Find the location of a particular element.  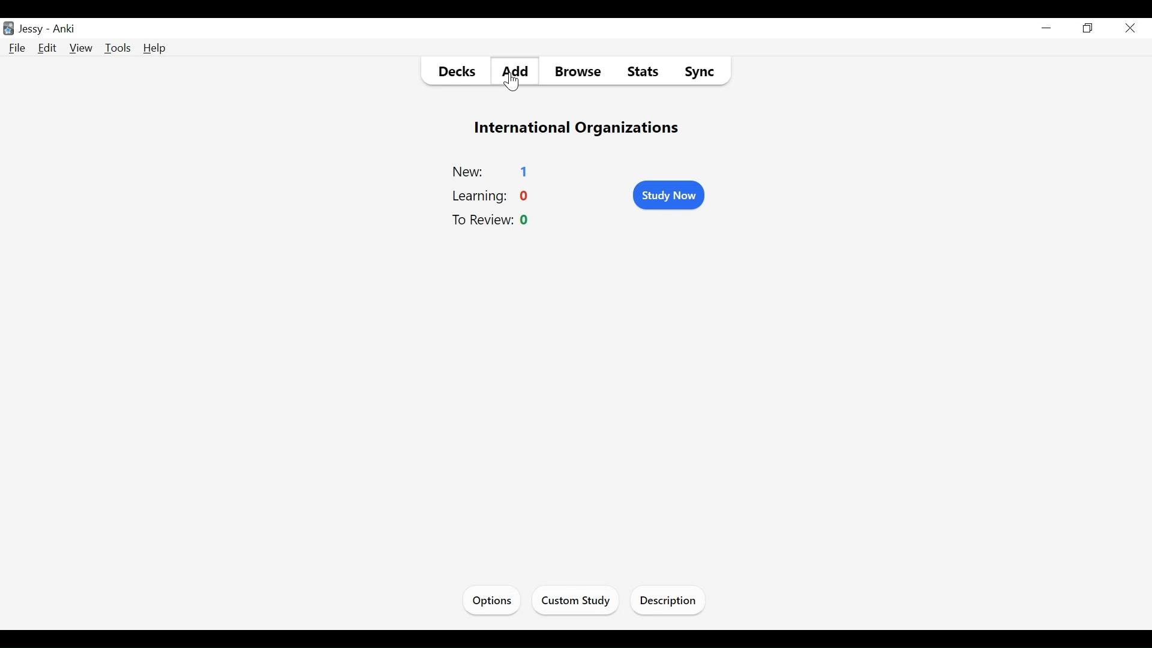

International Orgnizations is located at coordinates (579, 128).